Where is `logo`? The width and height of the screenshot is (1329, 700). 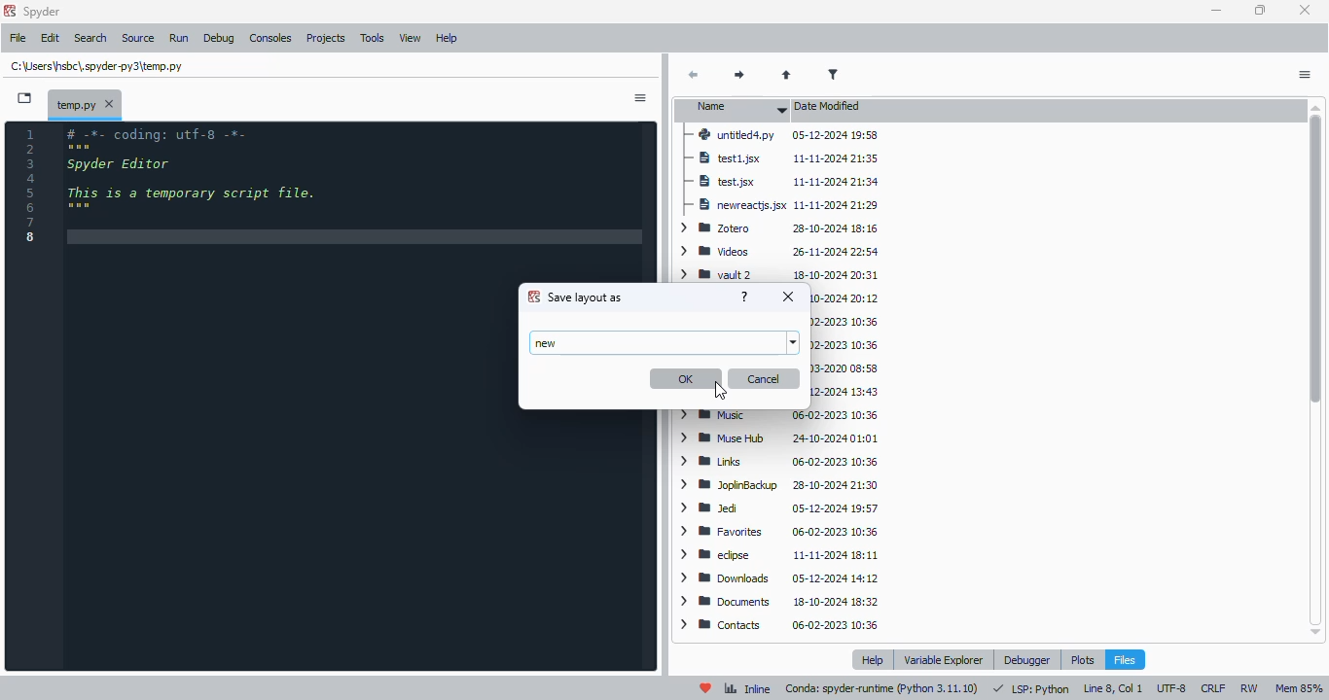 logo is located at coordinates (533, 296).